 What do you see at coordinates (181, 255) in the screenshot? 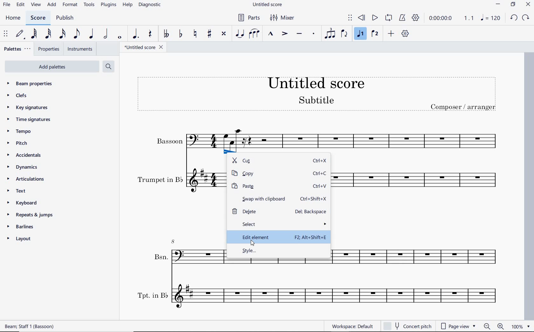
I see `Bsn.` at bounding box center [181, 255].